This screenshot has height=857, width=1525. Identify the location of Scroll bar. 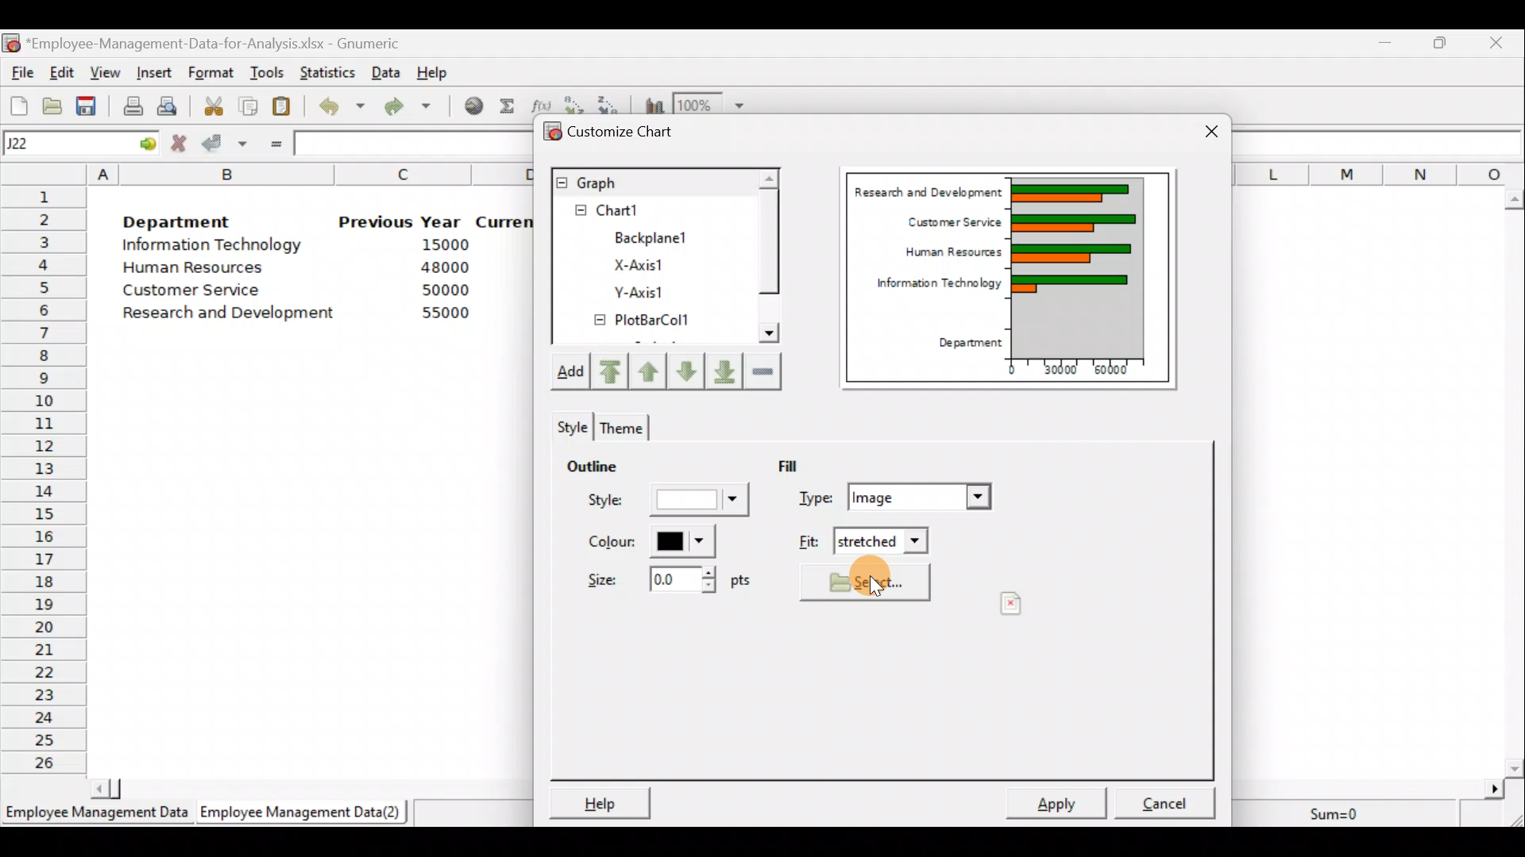
(1515, 478).